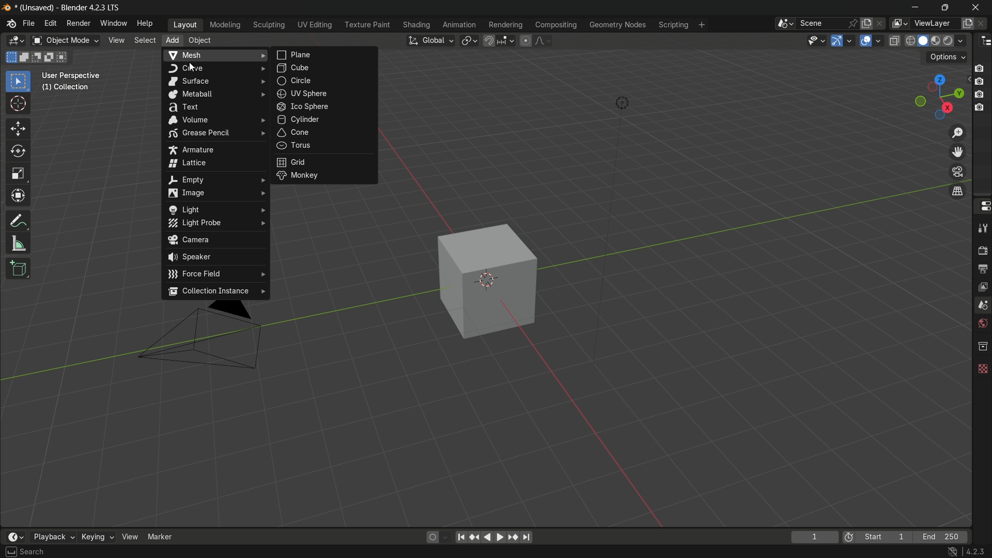 The height and width of the screenshot is (558, 992). I want to click on rotate, so click(18, 152).